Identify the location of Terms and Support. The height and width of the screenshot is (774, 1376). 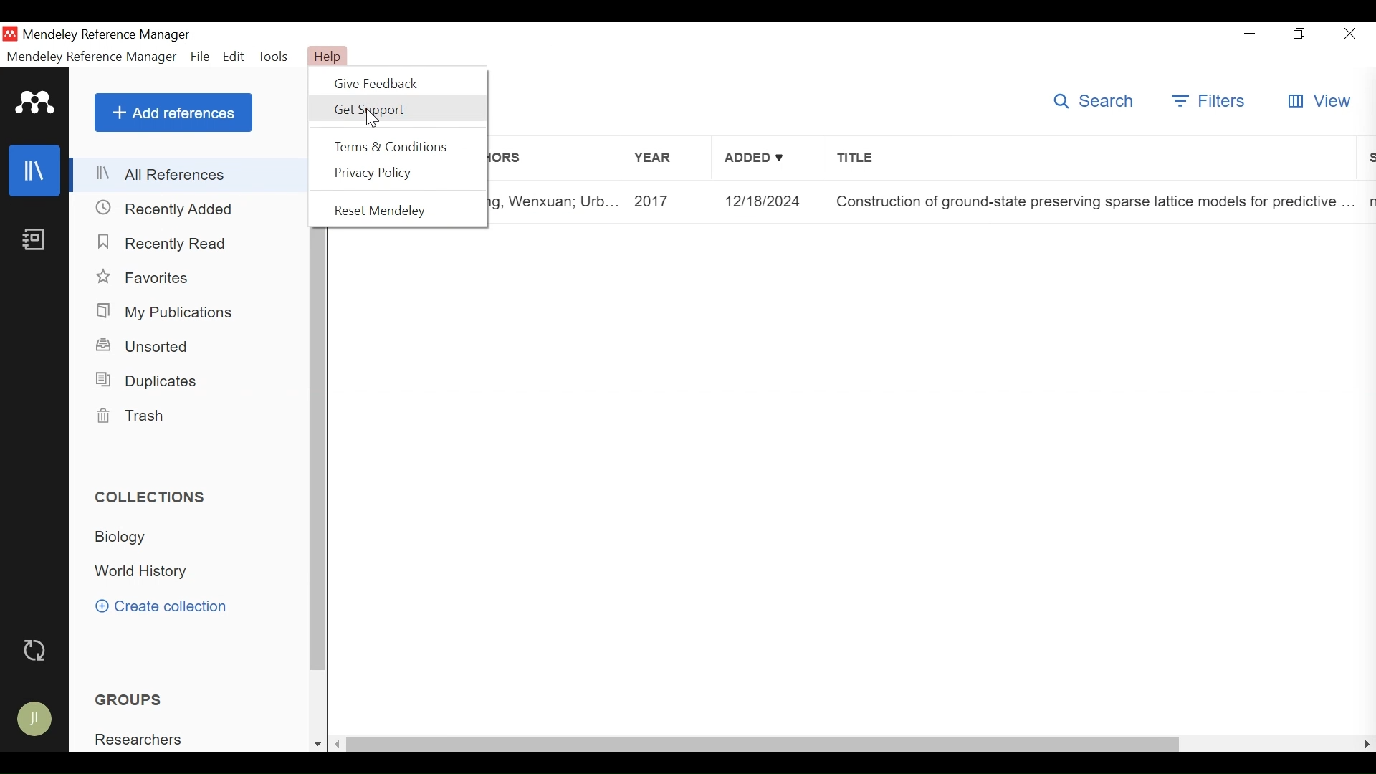
(391, 146).